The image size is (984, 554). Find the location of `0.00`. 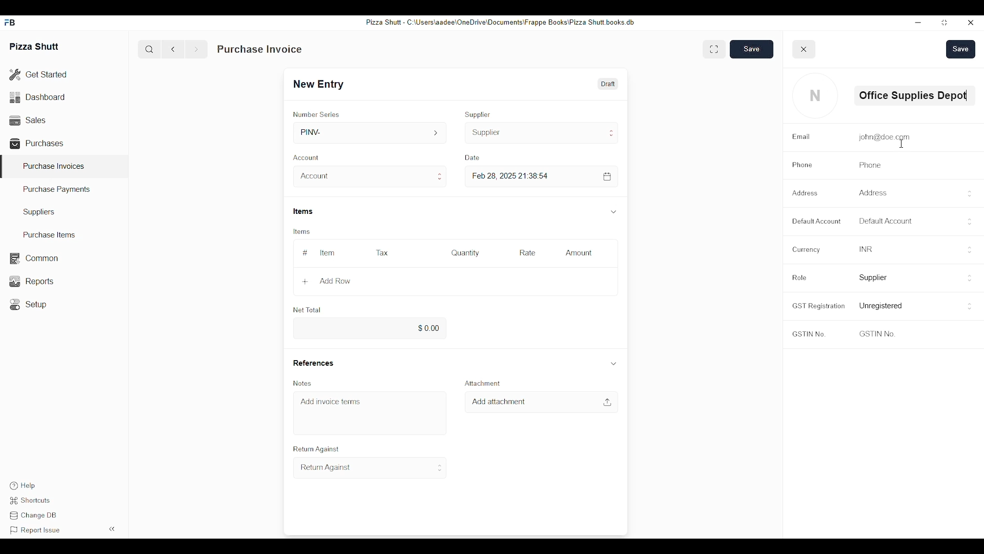

0.00 is located at coordinates (367, 329).